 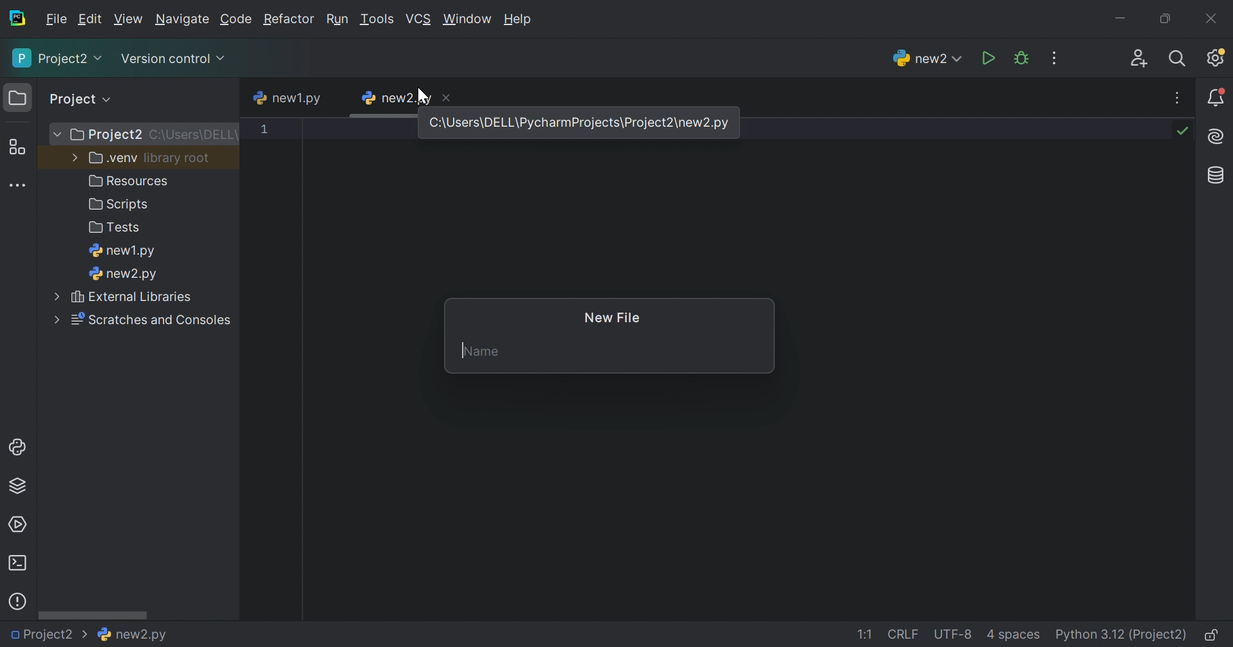 I want to click on Restore down, so click(x=1163, y=20).